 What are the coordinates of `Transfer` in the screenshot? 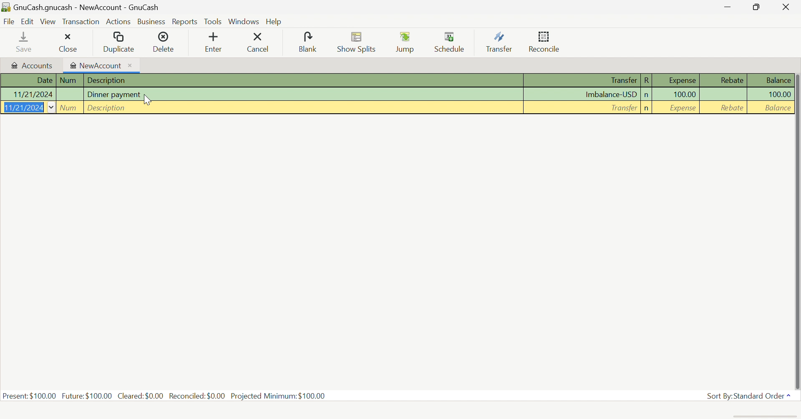 It's located at (499, 41).